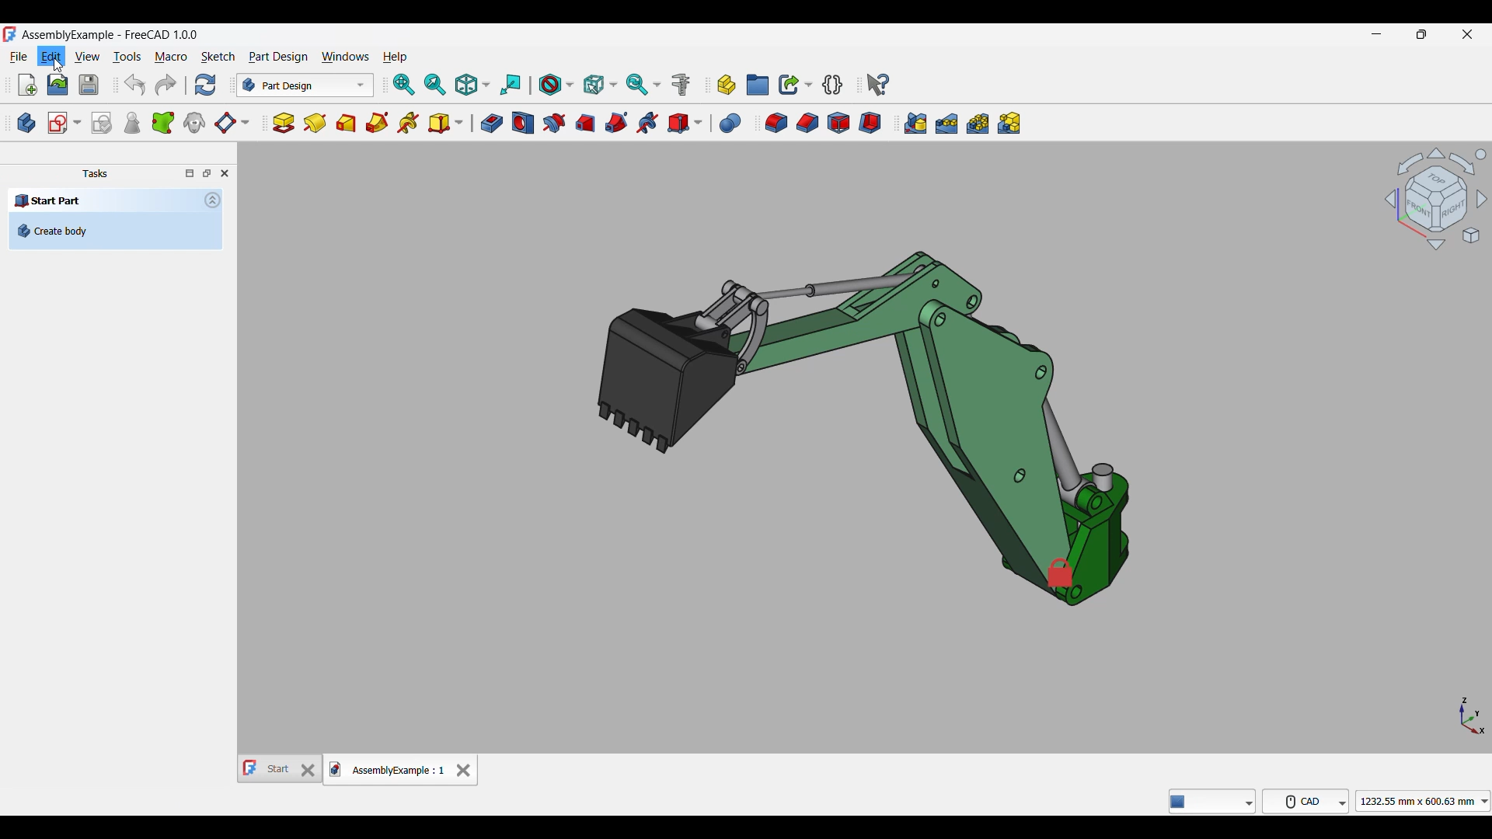 This screenshot has height=839, width=1492. Describe the element at coordinates (166, 85) in the screenshot. I see `Redo` at that location.